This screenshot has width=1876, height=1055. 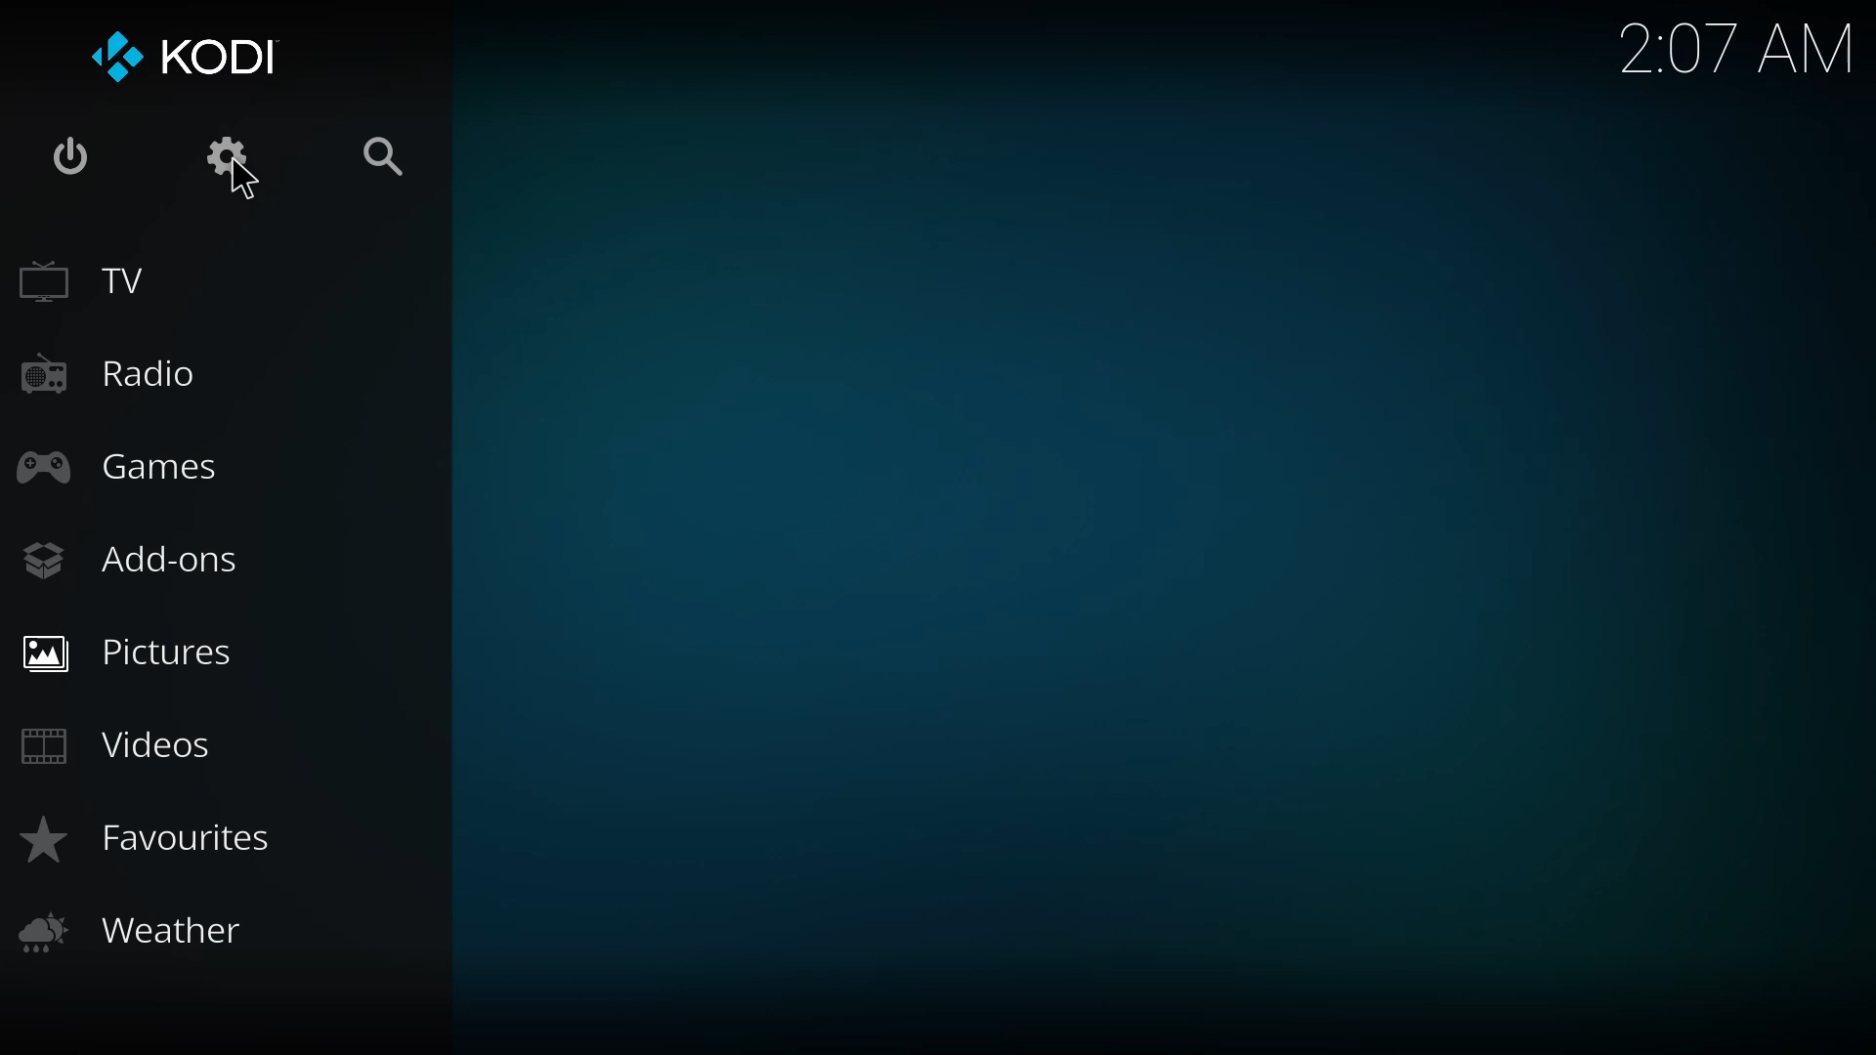 What do you see at coordinates (86, 279) in the screenshot?
I see `tv` at bounding box center [86, 279].